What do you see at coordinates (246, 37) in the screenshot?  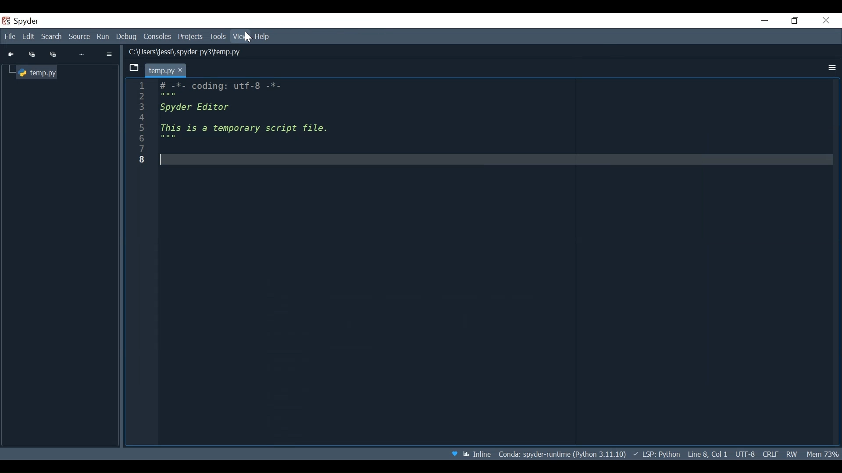 I see `Cursor` at bounding box center [246, 37].